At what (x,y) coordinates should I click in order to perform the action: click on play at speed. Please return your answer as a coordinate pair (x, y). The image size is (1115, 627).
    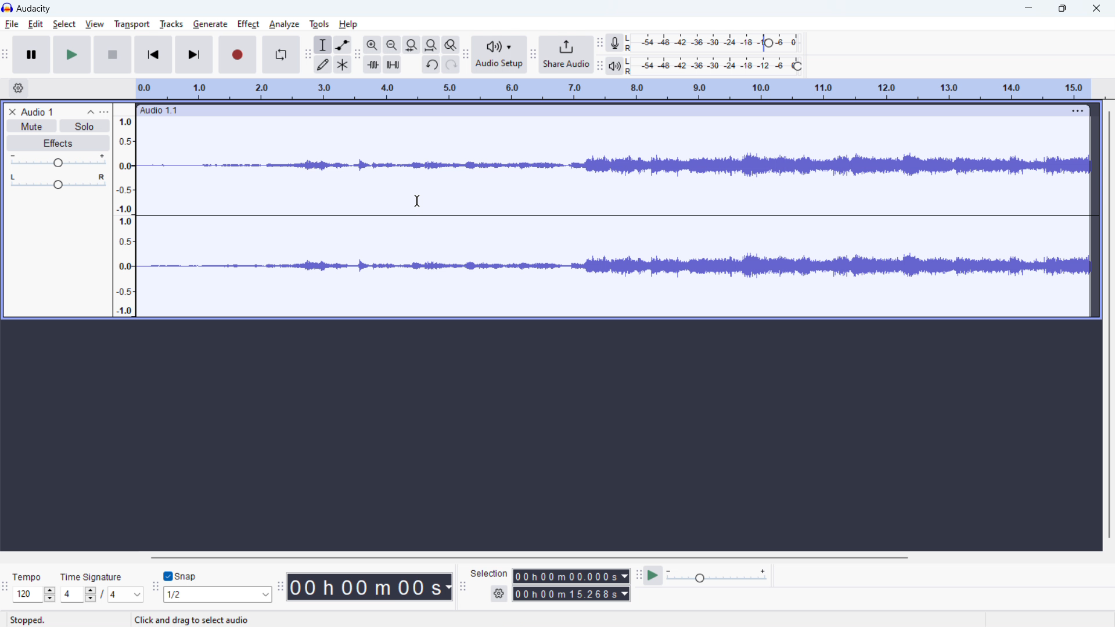
    Looking at the image, I should click on (653, 575).